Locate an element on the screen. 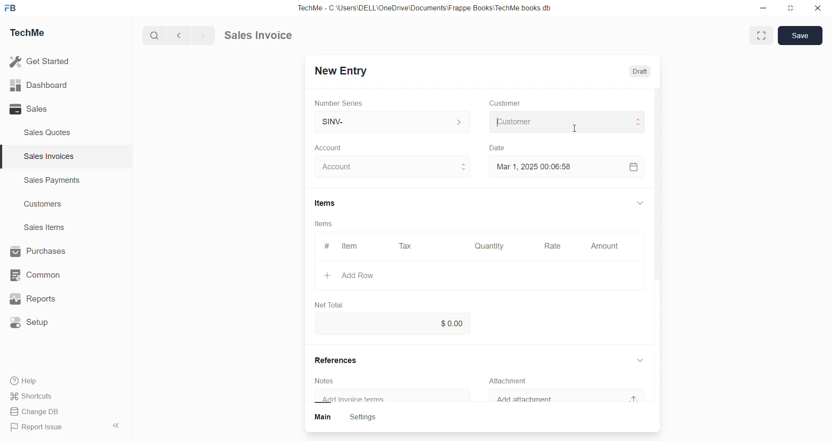 The height and width of the screenshot is (441, 832). Sales Invoices is located at coordinates (45, 158).